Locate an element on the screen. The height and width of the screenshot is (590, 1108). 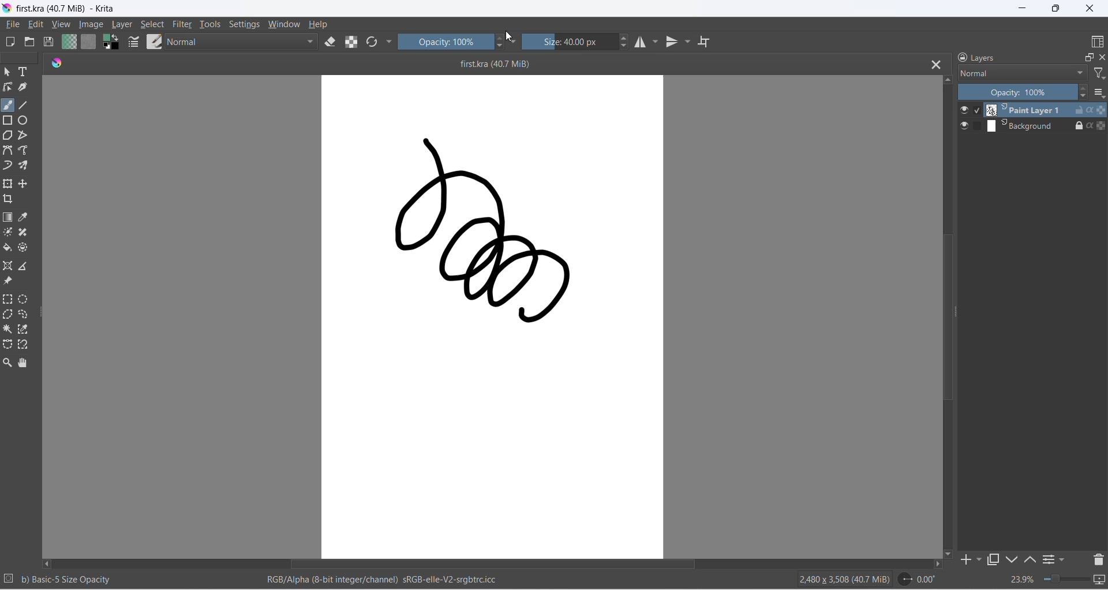
tools is located at coordinates (211, 24).